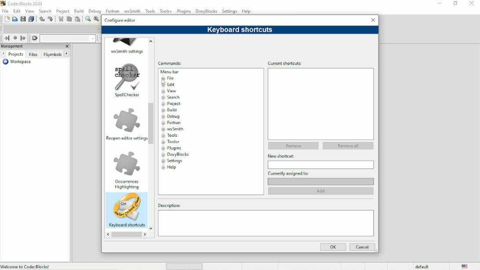 The height and width of the screenshot is (270, 480). I want to click on Plugins, so click(175, 148).